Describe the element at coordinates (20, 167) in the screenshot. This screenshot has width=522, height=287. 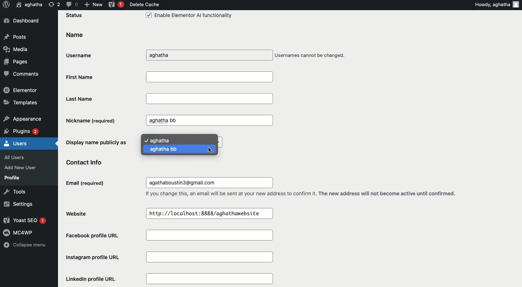
I see `Add New User` at that location.